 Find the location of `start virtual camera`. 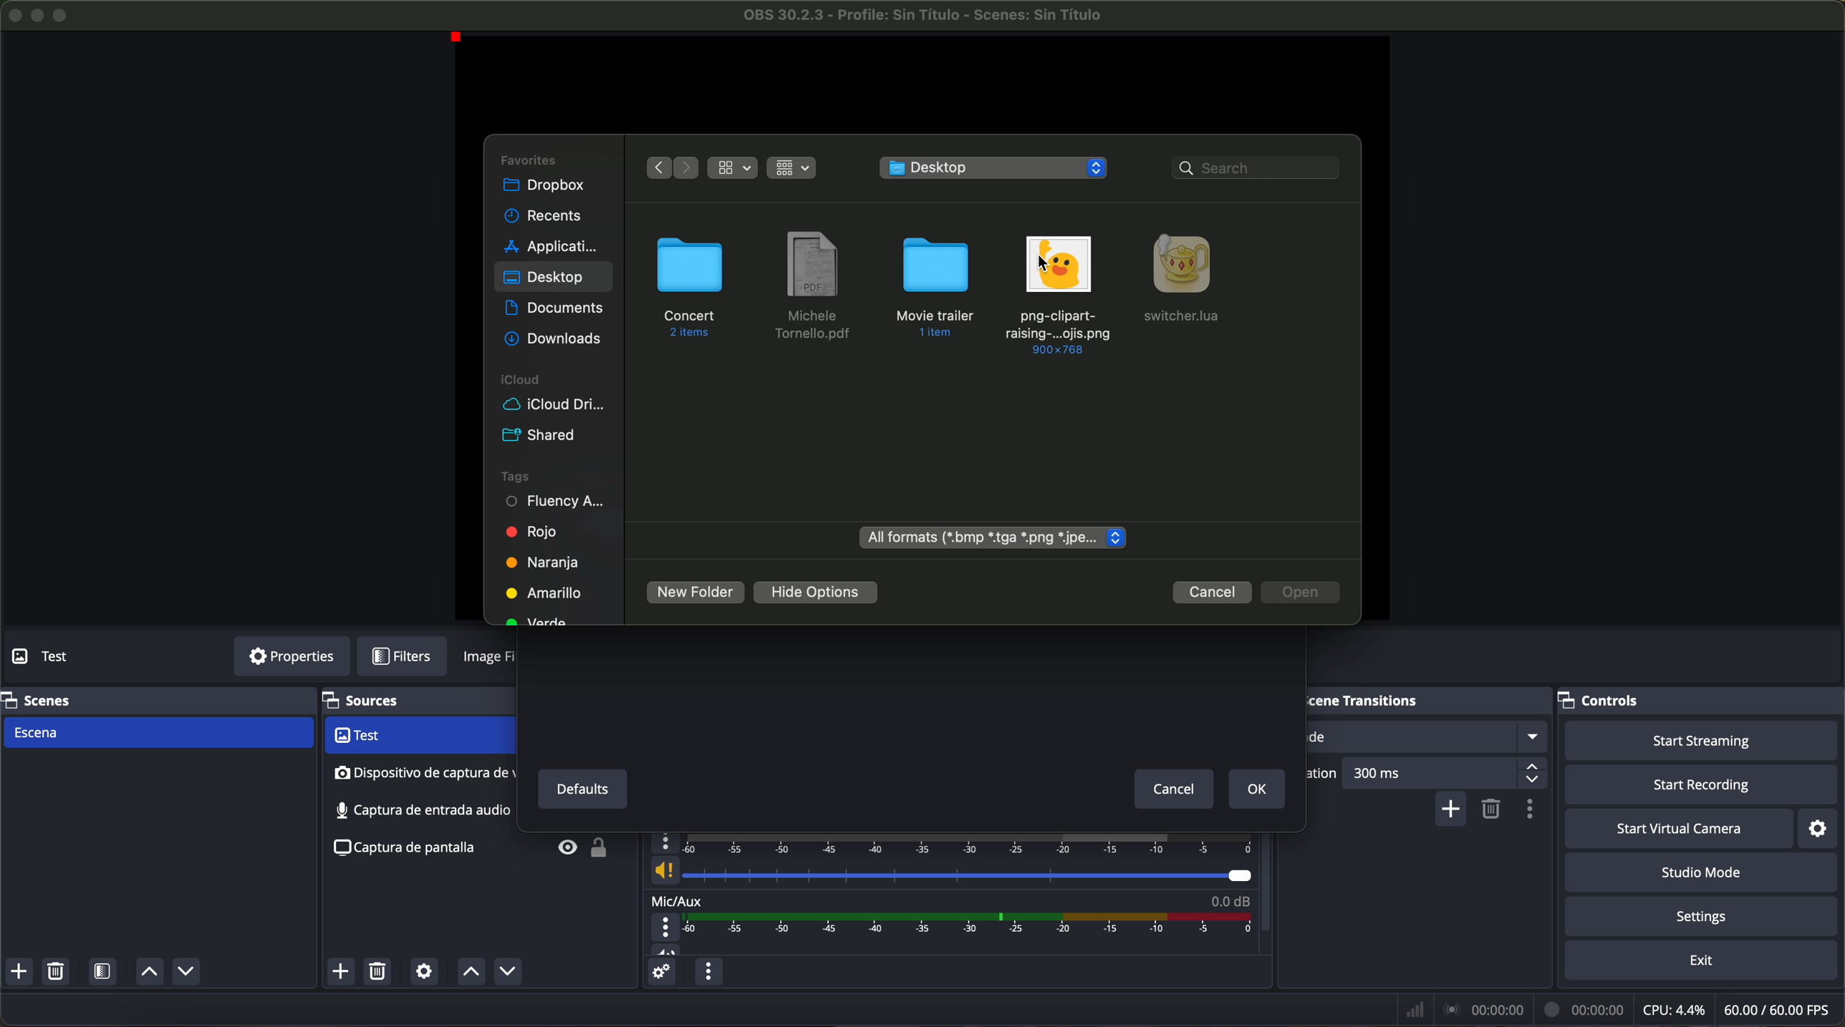

start virtual camera is located at coordinates (1679, 828).